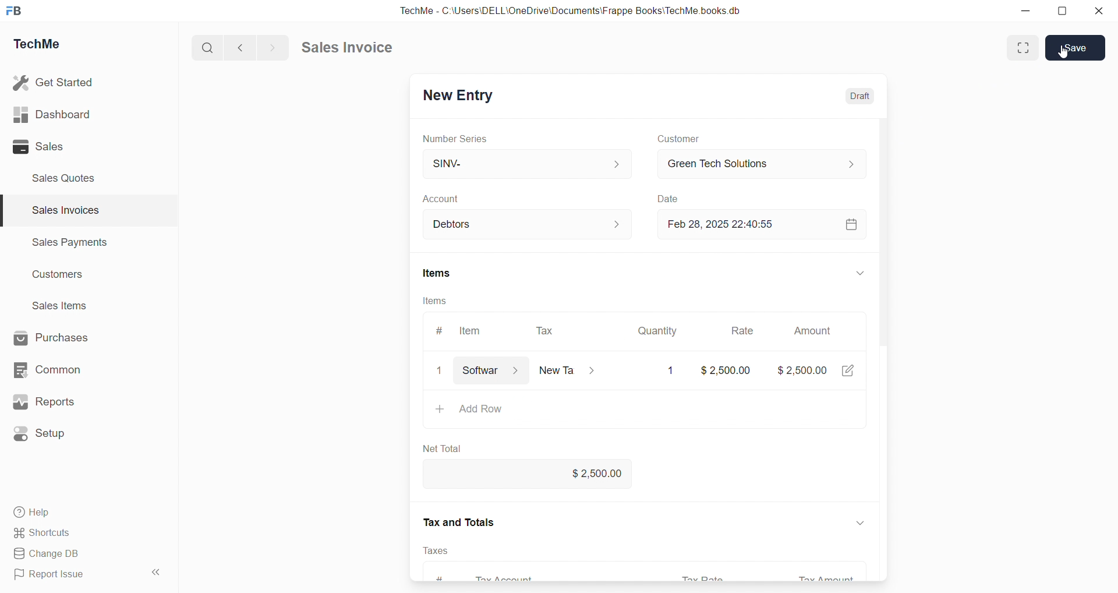  I want to click on $2,500.00, so click(802, 370).